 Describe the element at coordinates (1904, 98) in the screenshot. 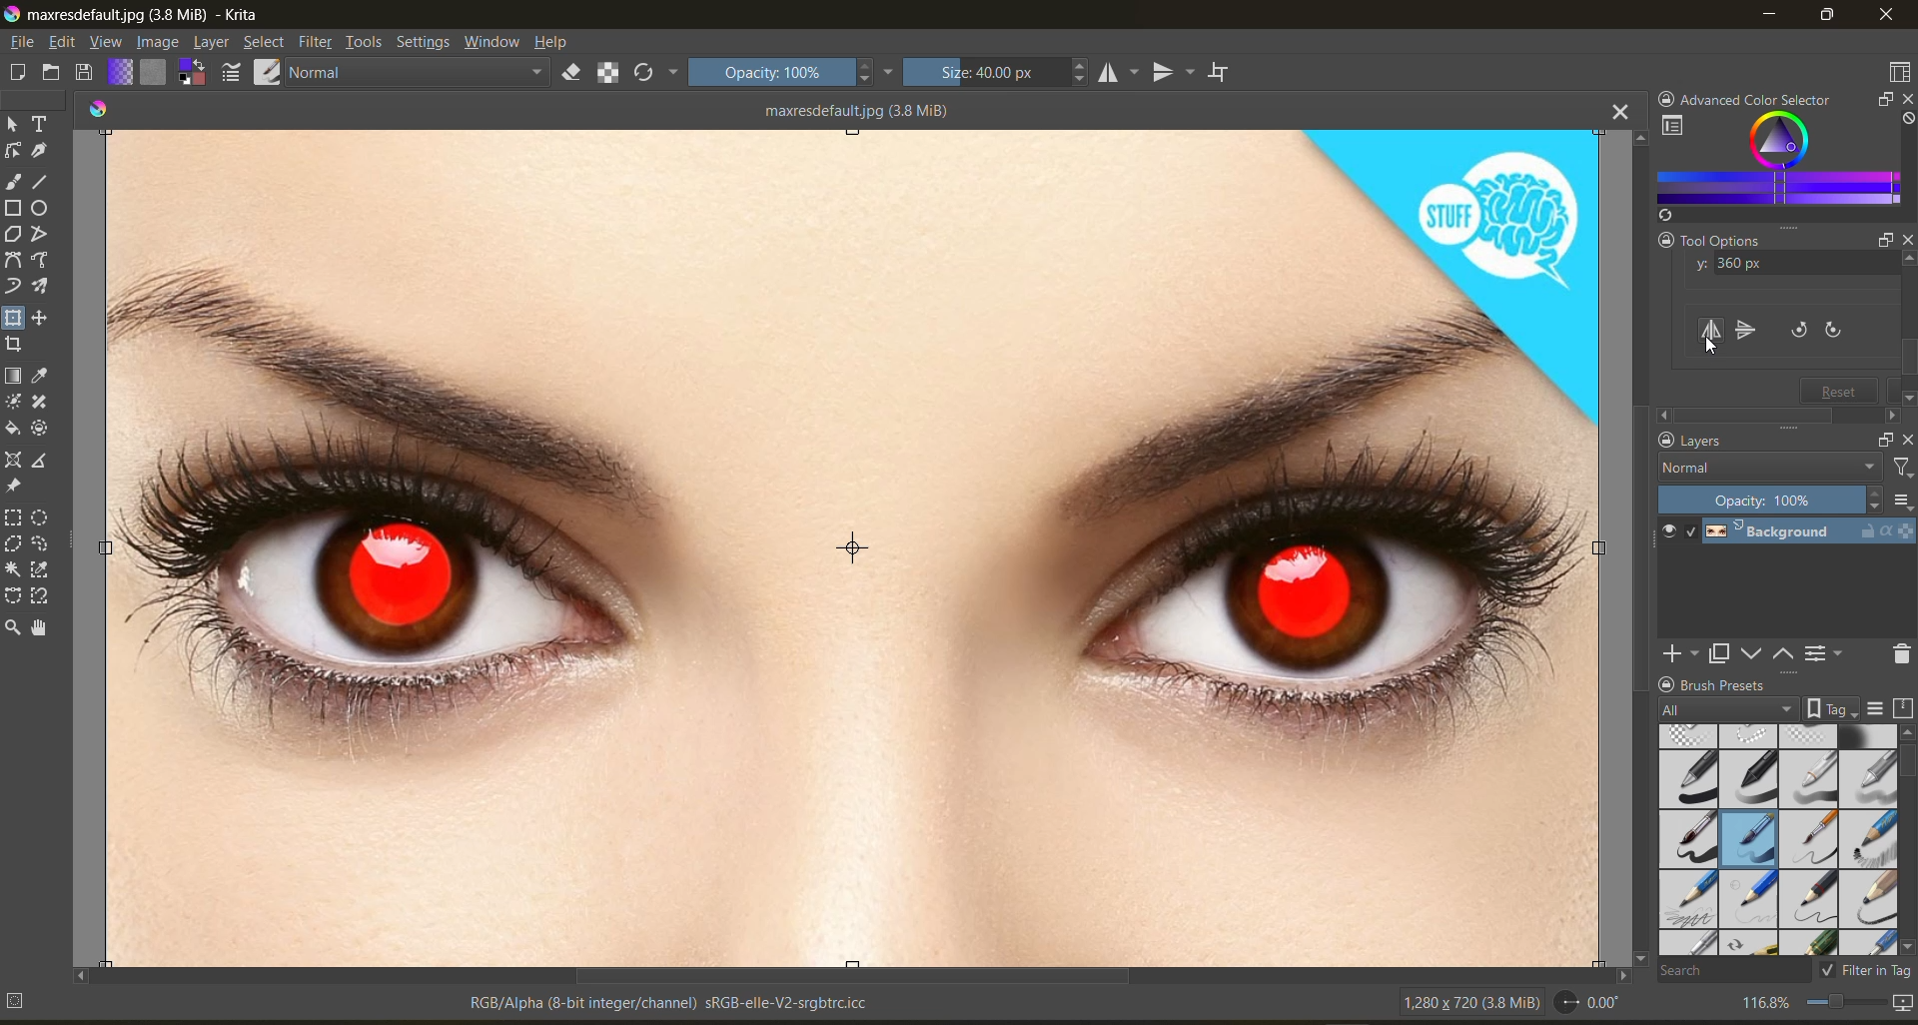

I see `close docker` at that location.